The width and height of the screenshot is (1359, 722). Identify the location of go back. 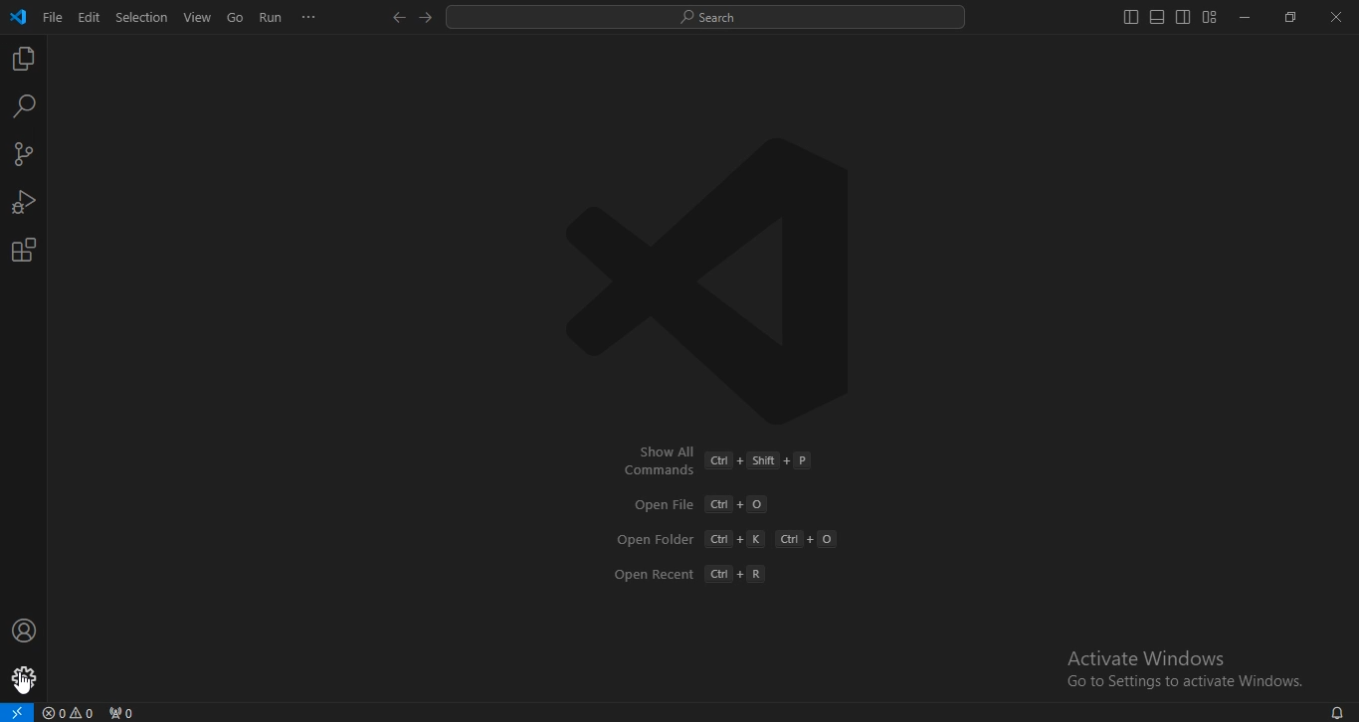
(398, 18).